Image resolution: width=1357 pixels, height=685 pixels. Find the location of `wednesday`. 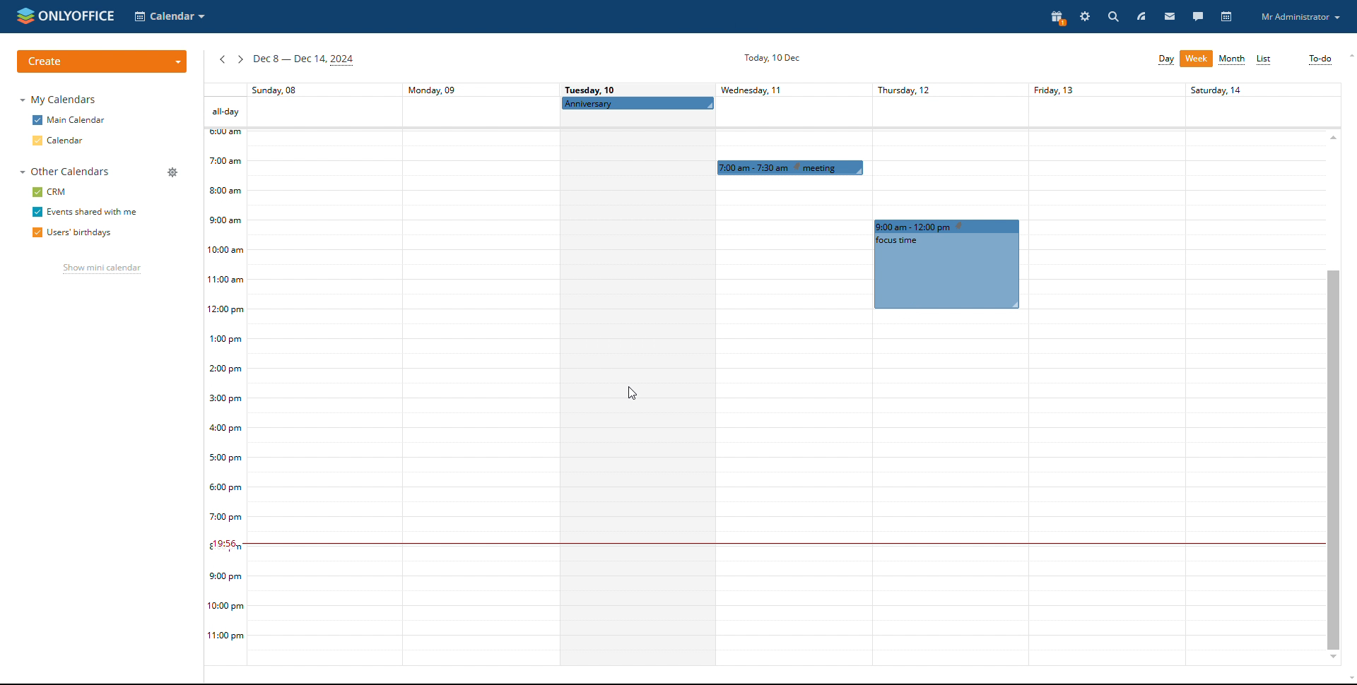

wednesday is located at coordinates (790, 423).